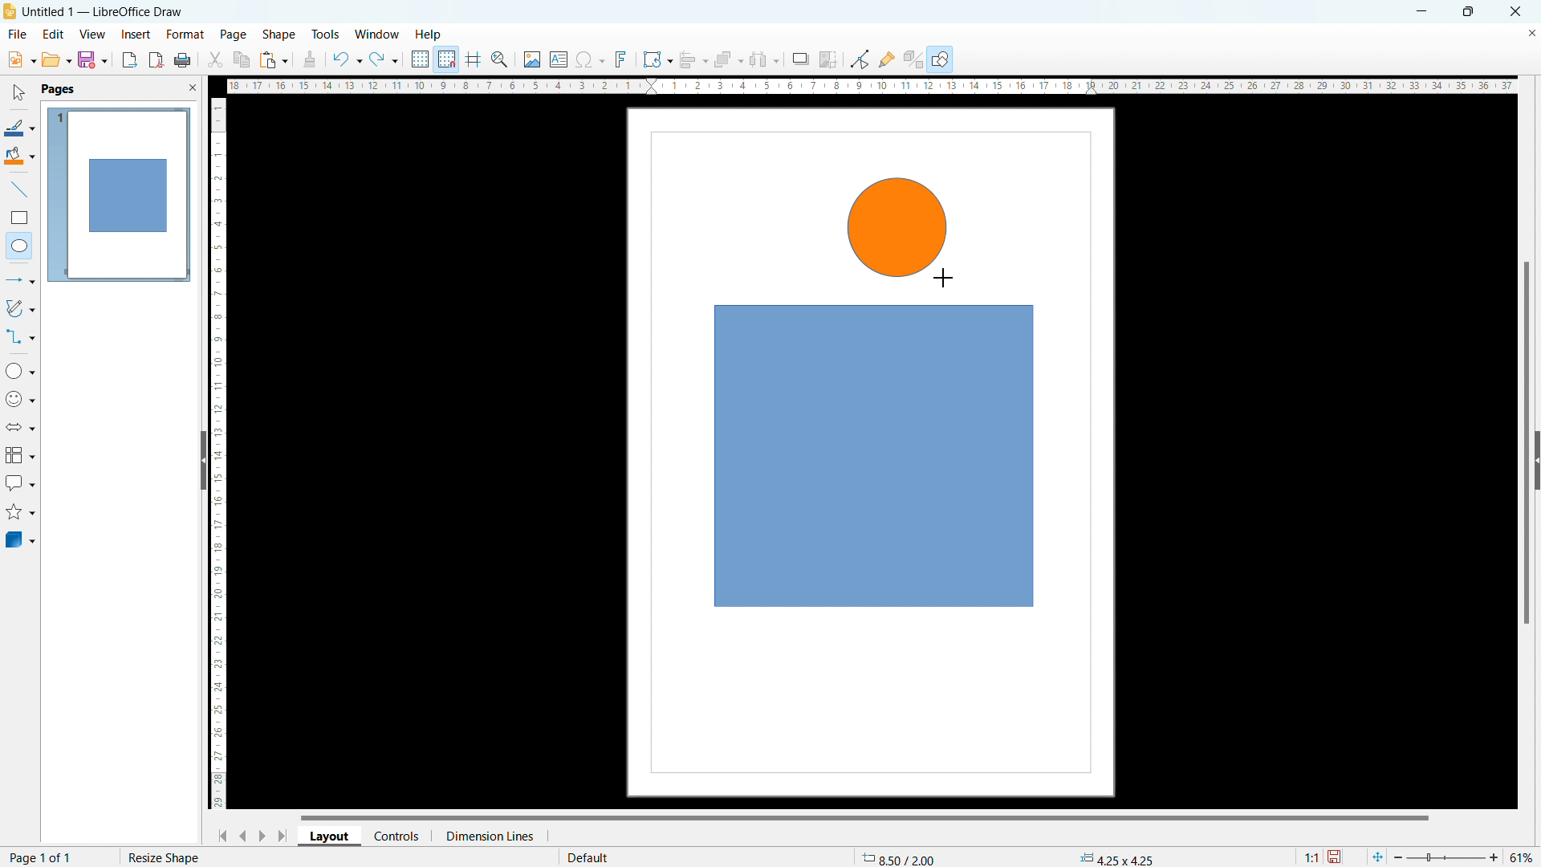  Describe the element at coordinates (19, 514) in the screenshot. I see `stars and banners` at that location.